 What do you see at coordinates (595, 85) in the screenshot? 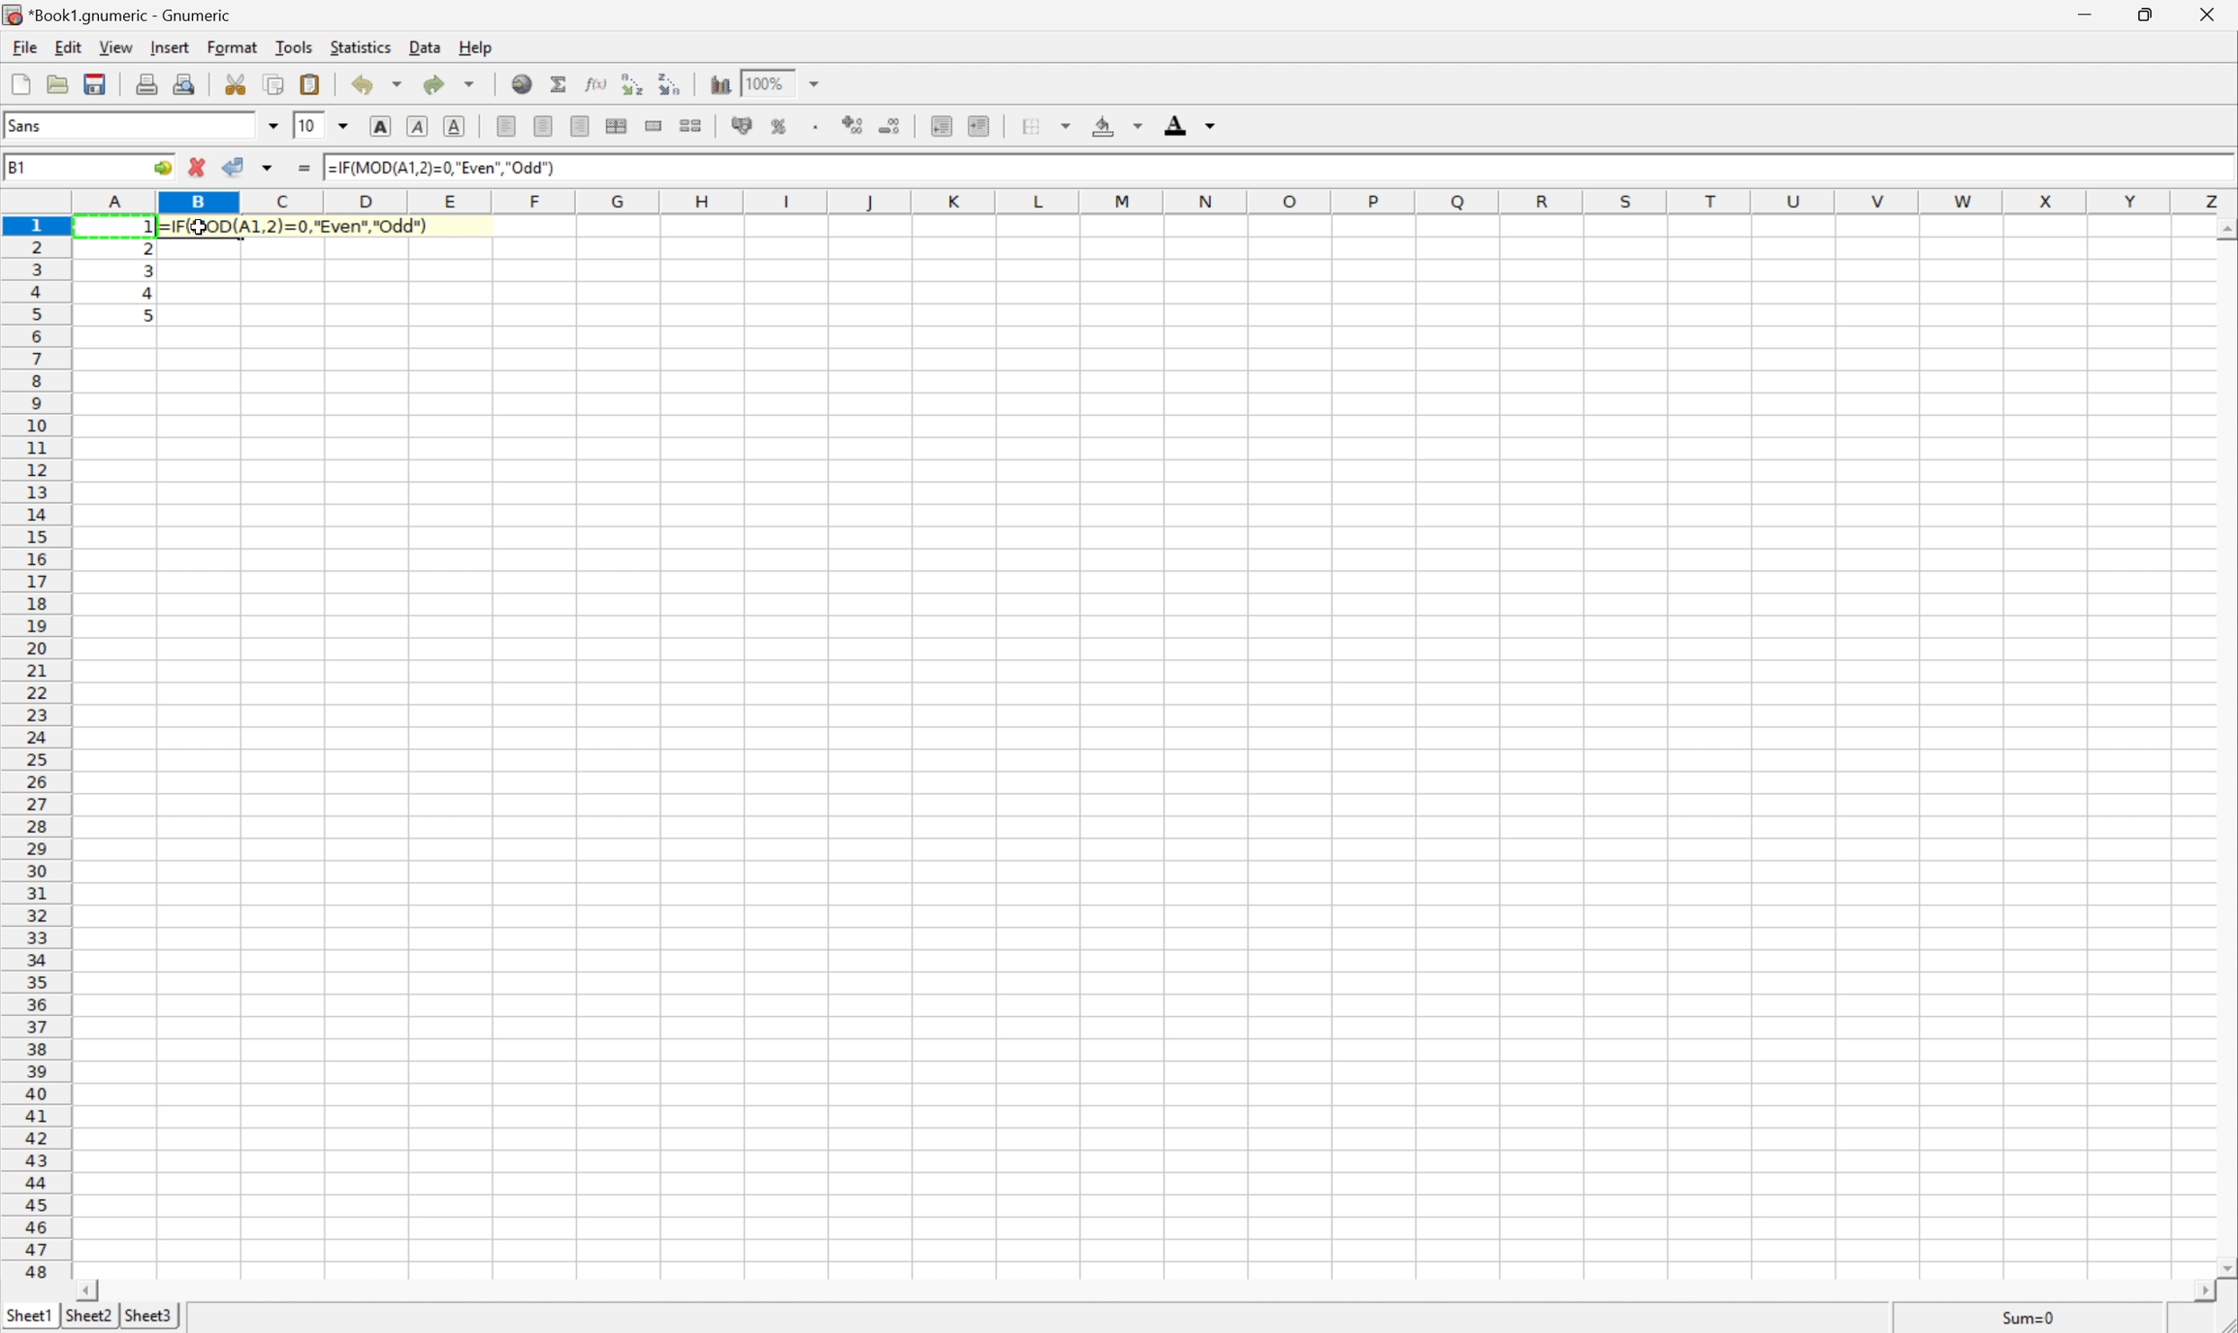
I see `Edit function in current cell` at bounding box center [595, 85].